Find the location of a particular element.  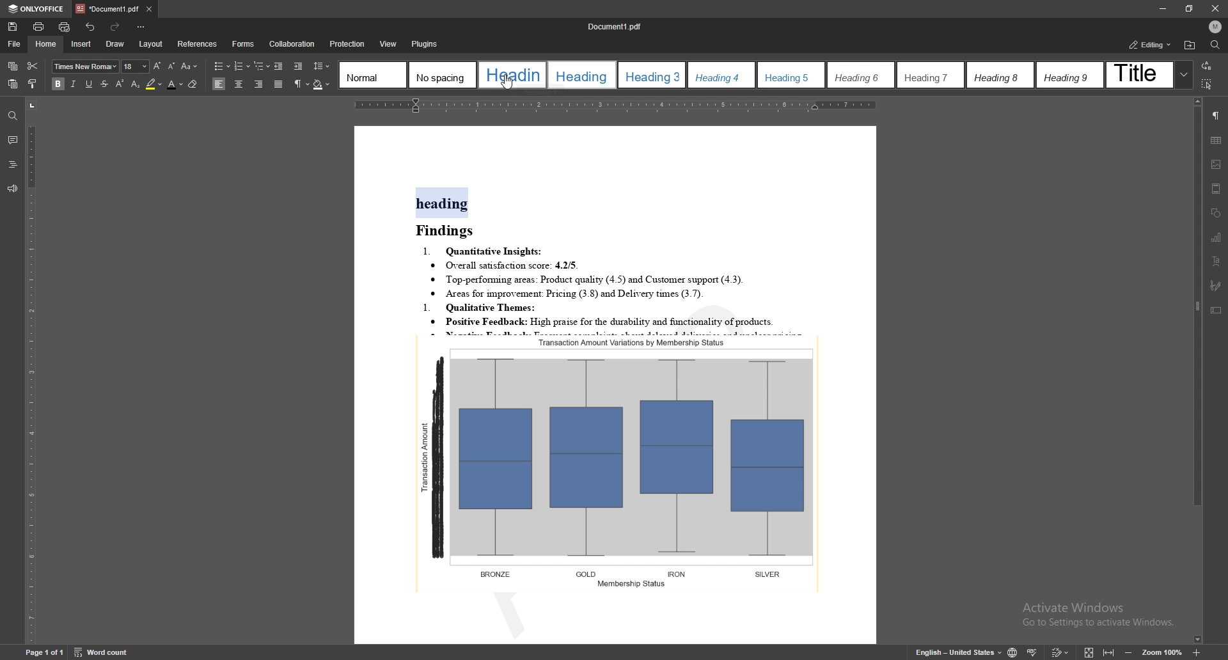

spell check is located at coordinates (1032, 652).